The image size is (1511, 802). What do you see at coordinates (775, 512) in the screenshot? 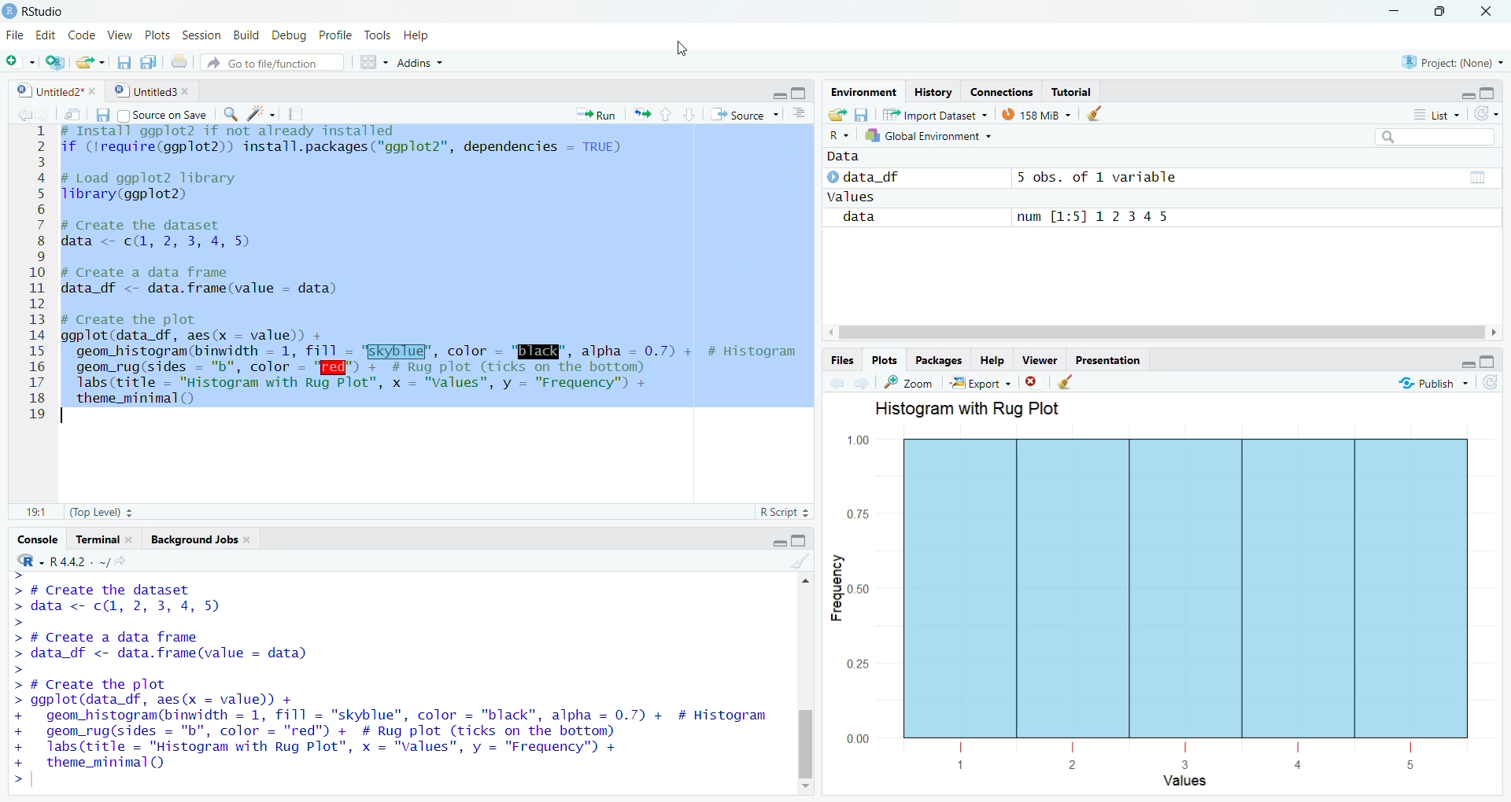
I see `R Script 2` at bounding box center [775, 512].